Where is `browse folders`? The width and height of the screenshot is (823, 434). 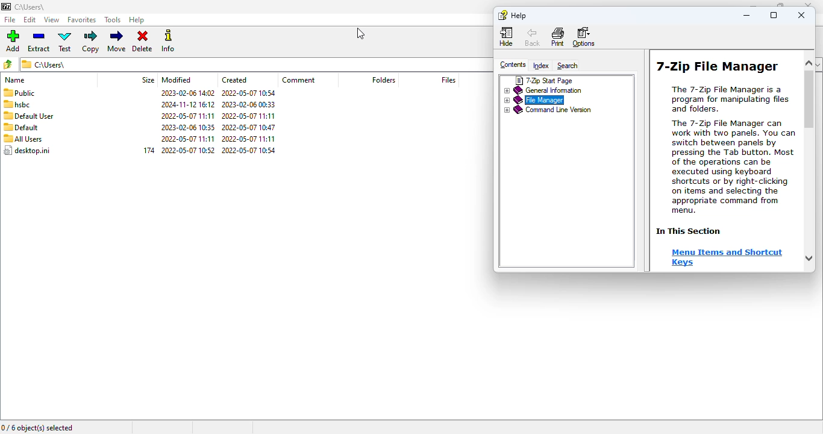
browse folders is located at coordinates (8, 64).